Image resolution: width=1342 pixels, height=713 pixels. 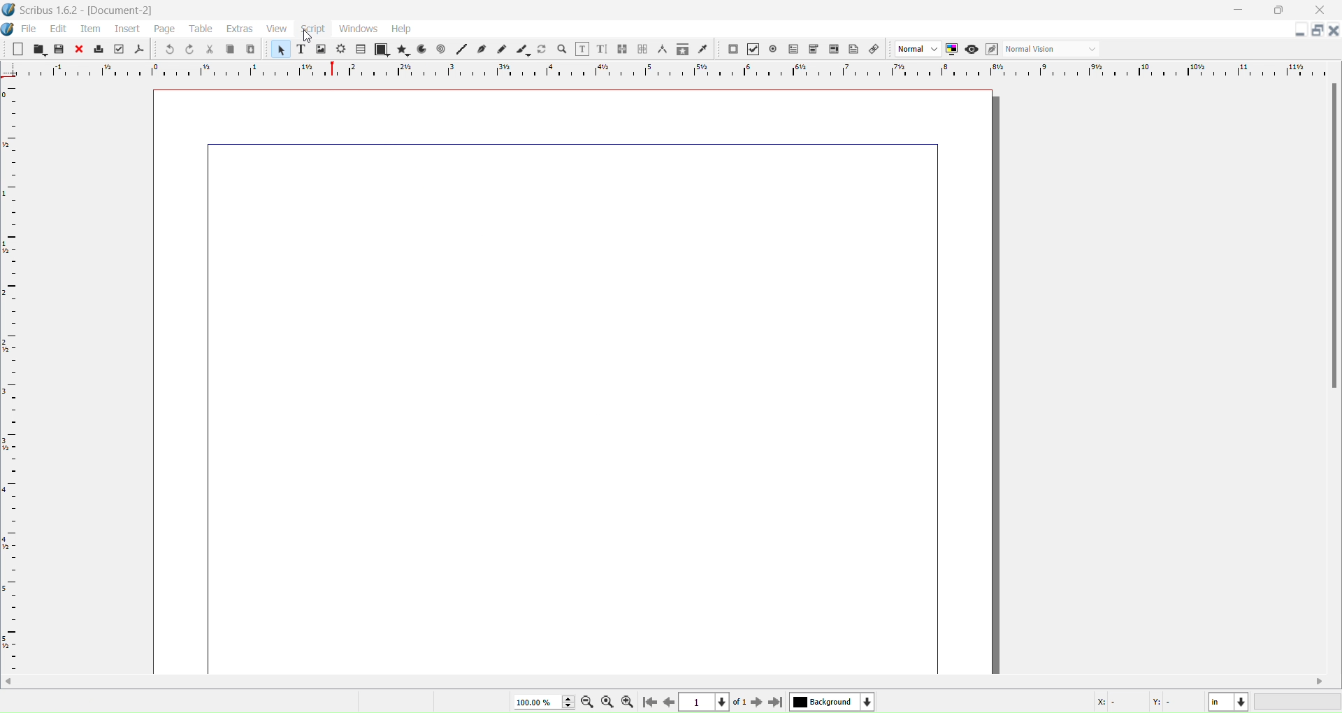 What do you see at coordinates (277, 27) in the screenshot?
I see `View` at bounding box center [277, 27].